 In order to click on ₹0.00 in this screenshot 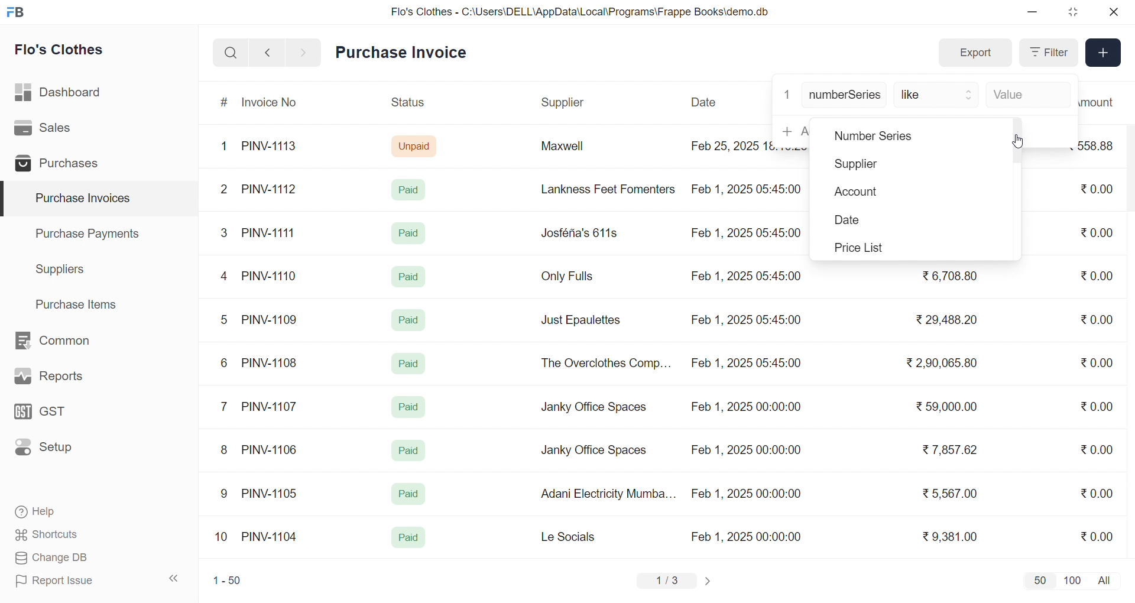, I will do `click(1097, 492)`.